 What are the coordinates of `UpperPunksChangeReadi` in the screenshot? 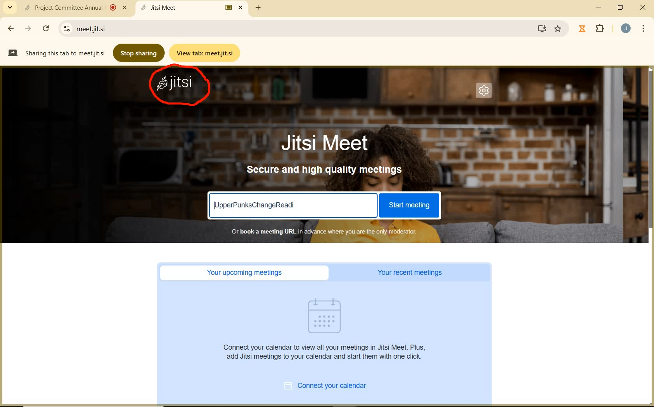 It's located at (256, 205).